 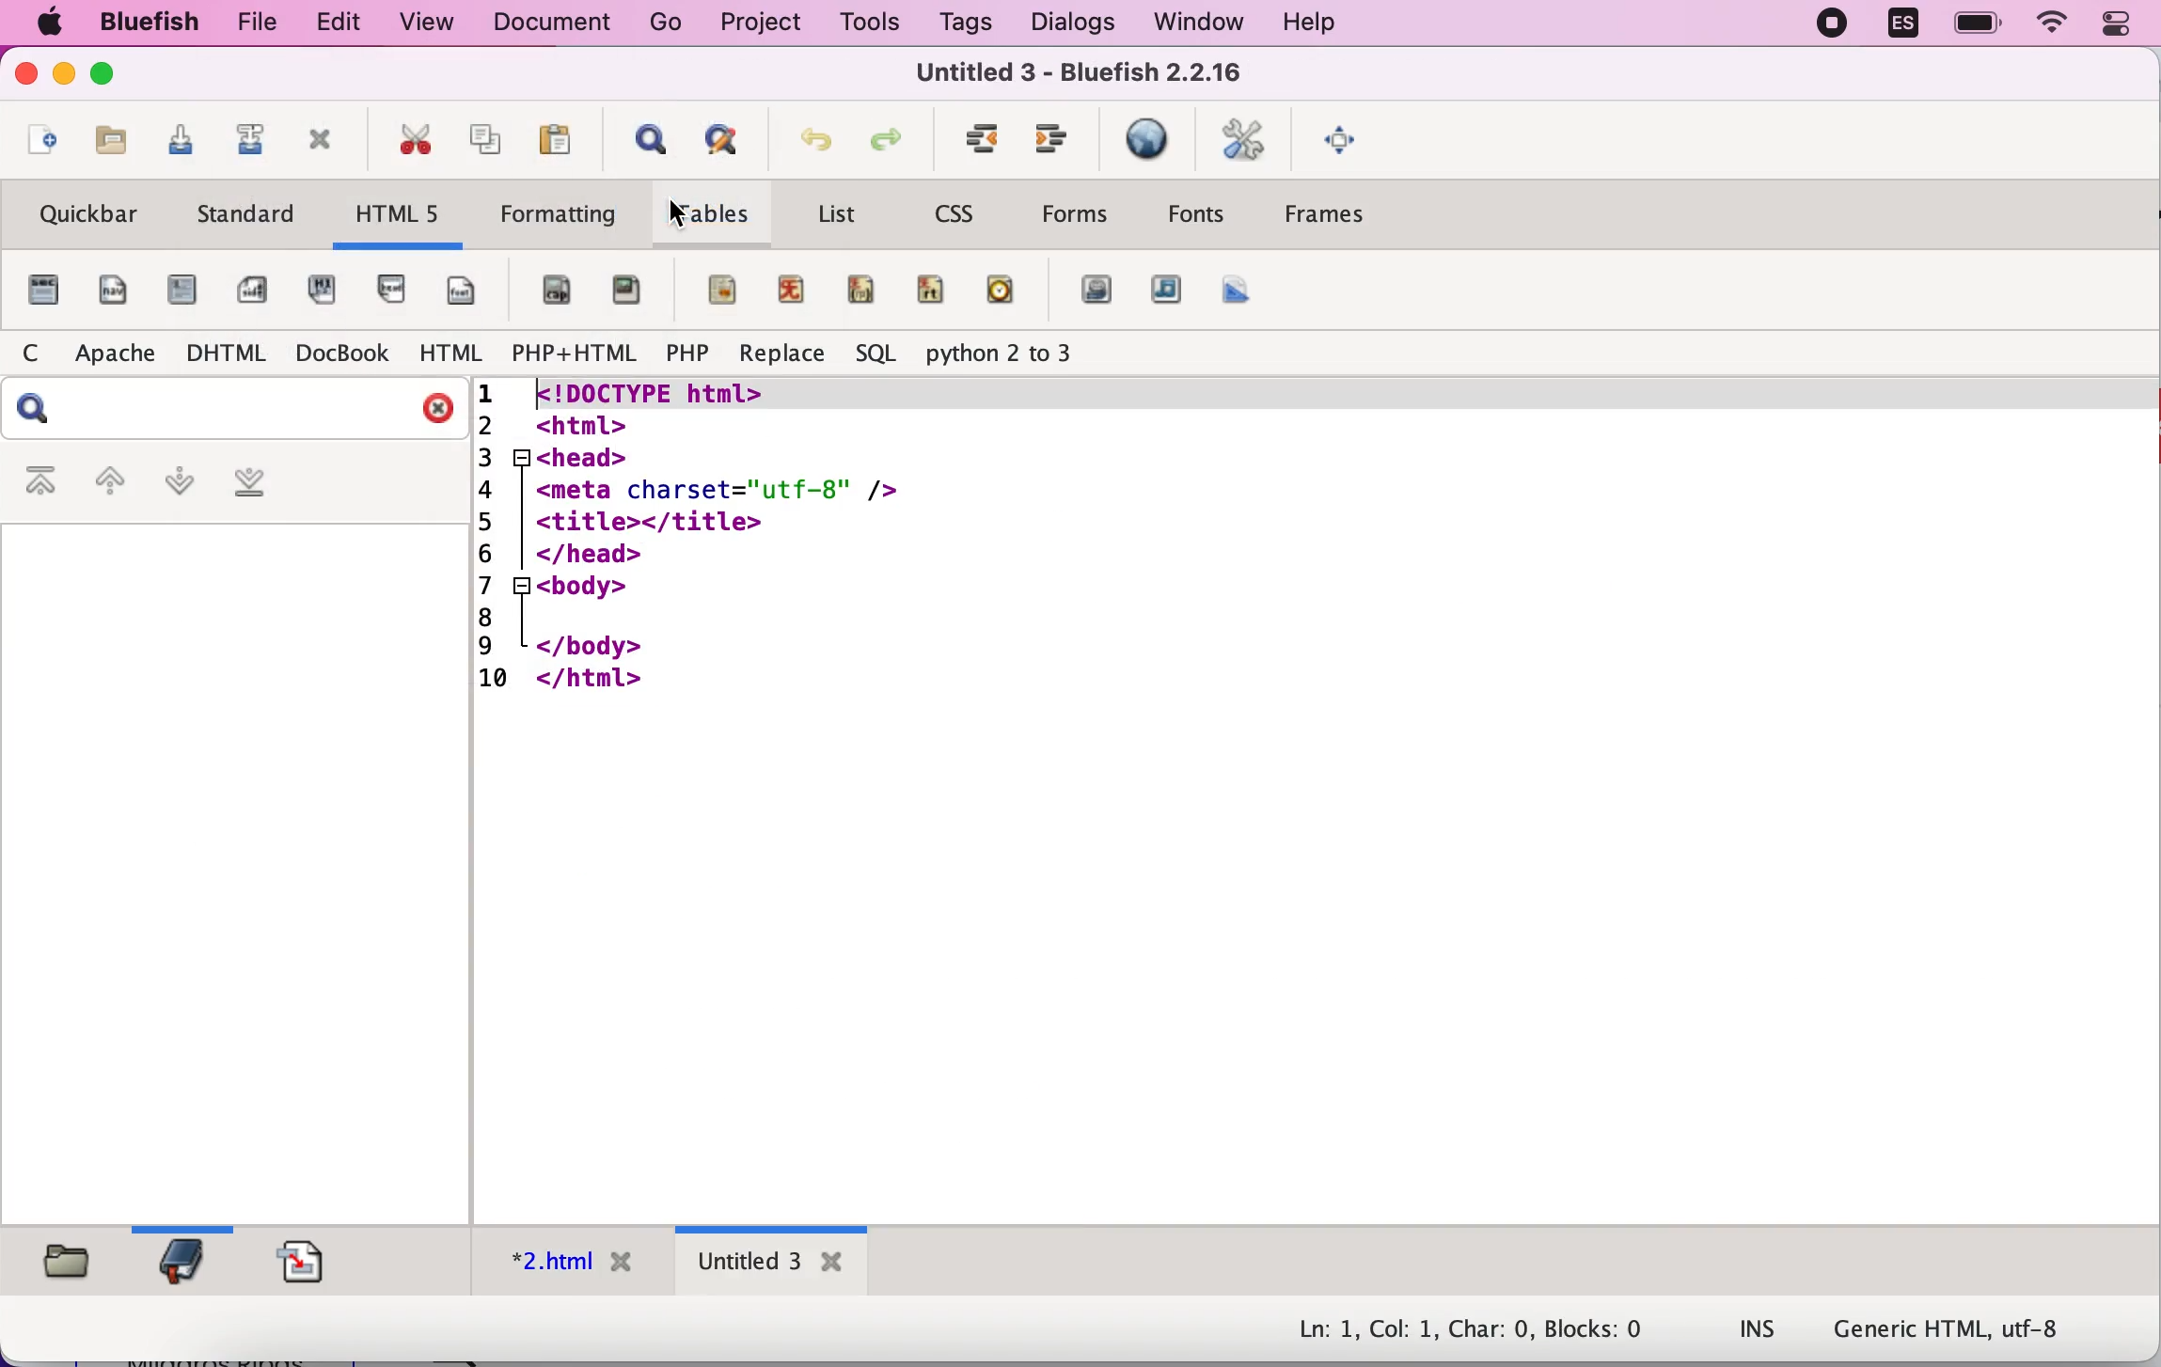 What do you see at coordinates (465, 291) in the screenshot?
I see `footer` at bounding box center [465, 291].